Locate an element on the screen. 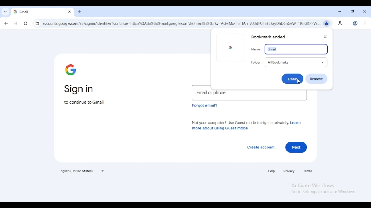 The image size is (371, 208). email or phone is located at coordinates (250, 93).